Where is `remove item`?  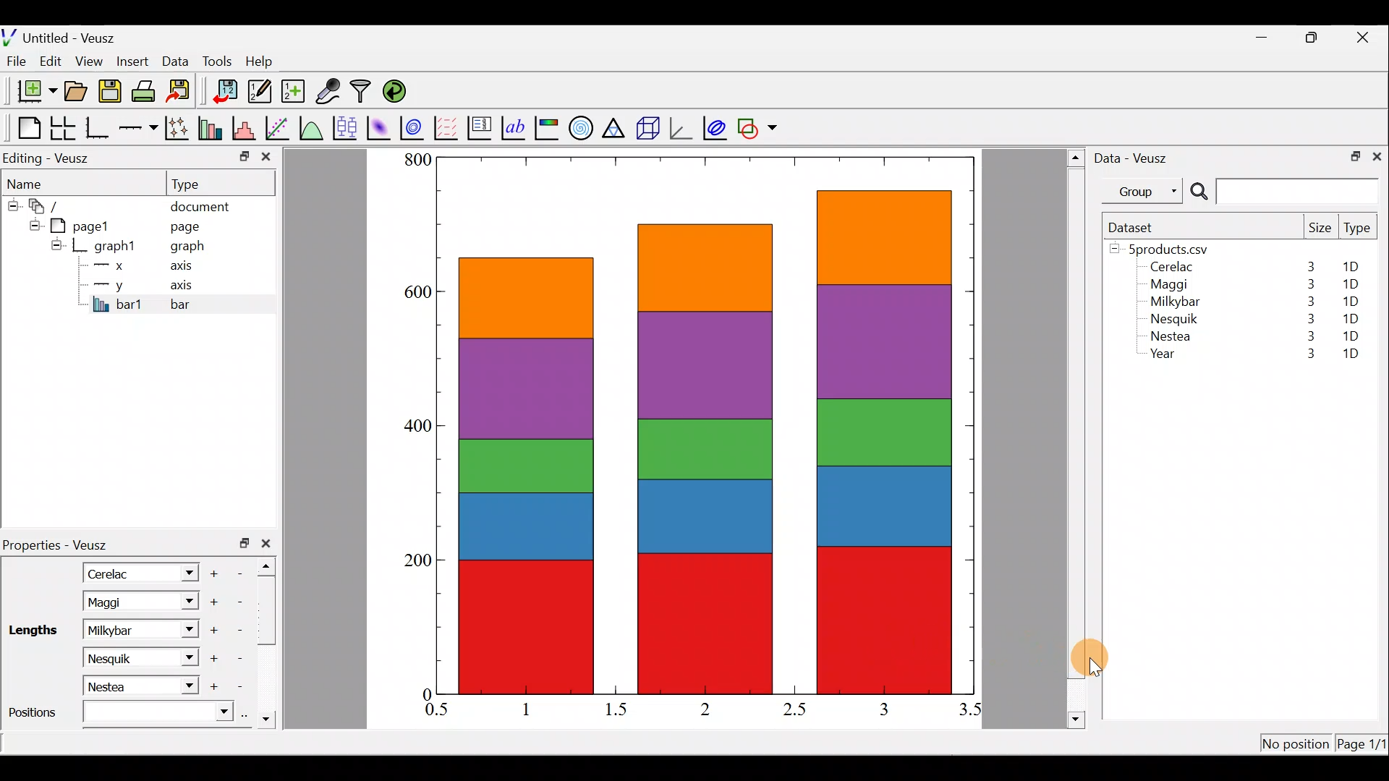 remove item is located at coordinates (239, 602).